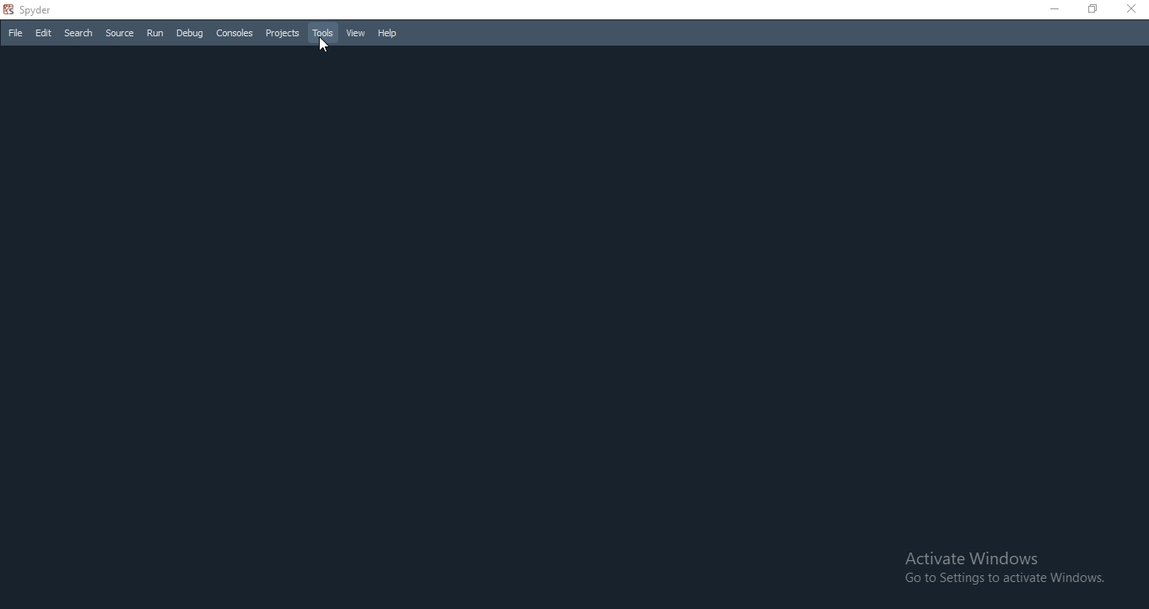  What do you see at coordinates (155, 34) in the screenshot?
I see `Run` at bounding box center [155, 34].